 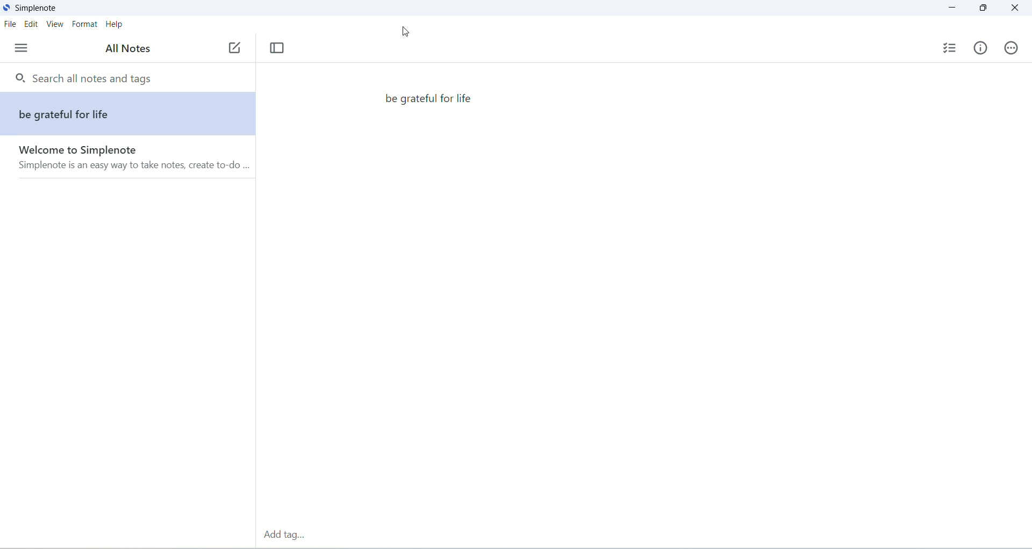 What do you see at coordinates (83, 24) in the screenshot?
I see `format` at bounding box center [83, 24].